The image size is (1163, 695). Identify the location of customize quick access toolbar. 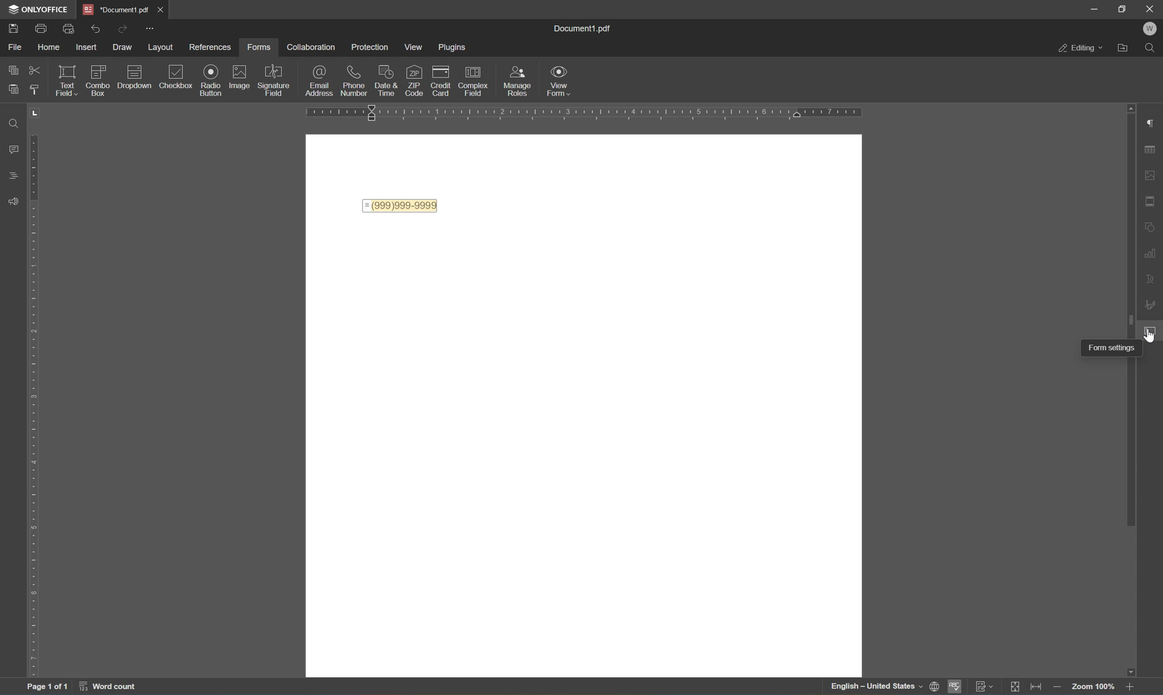
(149, 27).